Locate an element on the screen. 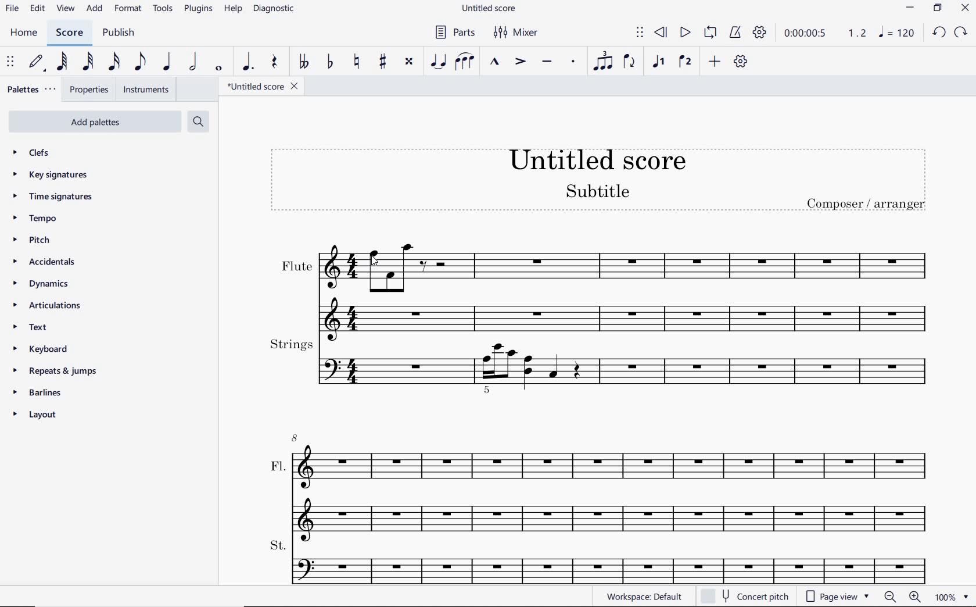 The height and width of the screenshot is (607, 976). TOGGLE SHARP is located at coordinates (383, 61).